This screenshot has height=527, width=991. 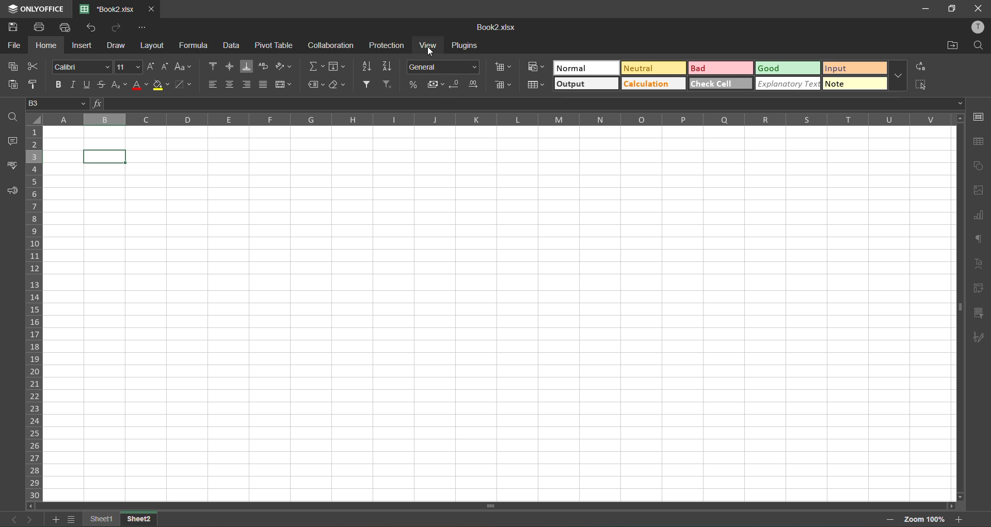 I want to click on insert cells, so click(x=505, y=65).